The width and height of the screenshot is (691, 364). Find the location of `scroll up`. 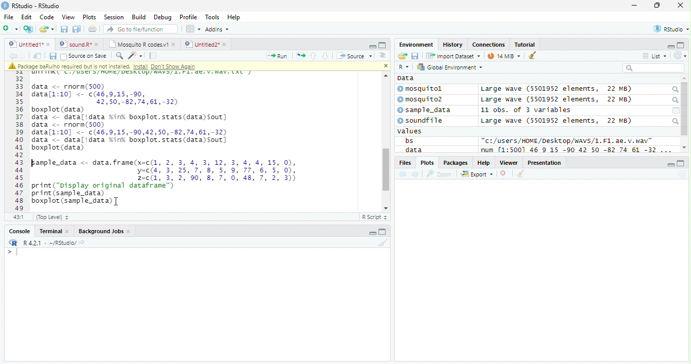

scroll up is located at coordinates (385, 76).